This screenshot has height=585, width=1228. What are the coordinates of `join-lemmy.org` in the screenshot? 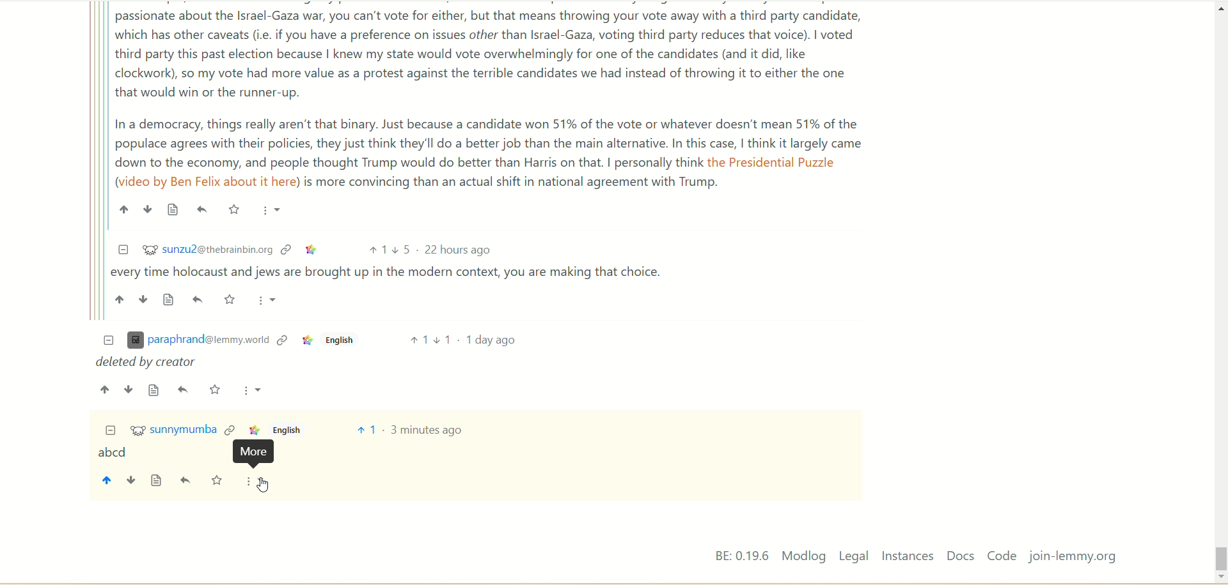 It's located at (1073, 557).